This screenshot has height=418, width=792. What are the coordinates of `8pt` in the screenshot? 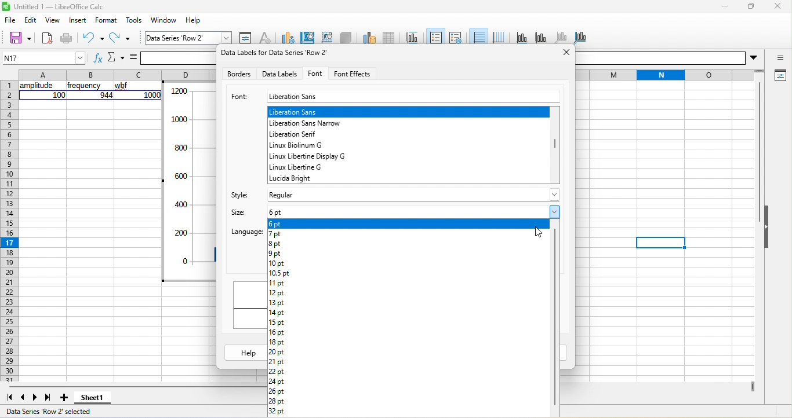 It's located at (277, 244).